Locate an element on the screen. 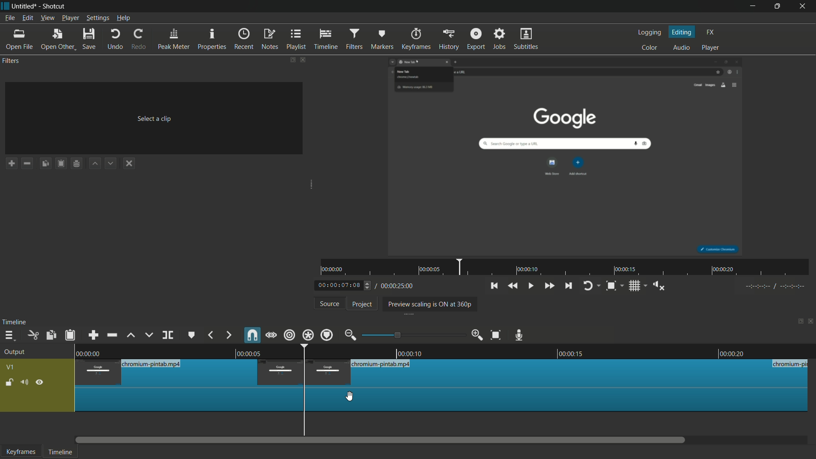  remove a filter is located at coordinates (26, 163).